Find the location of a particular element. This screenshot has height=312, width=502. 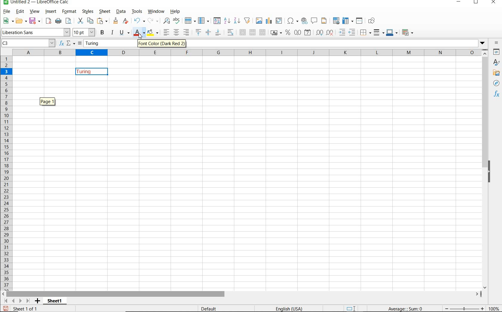

AUTOFILTER is located at coordinates (247, 21).